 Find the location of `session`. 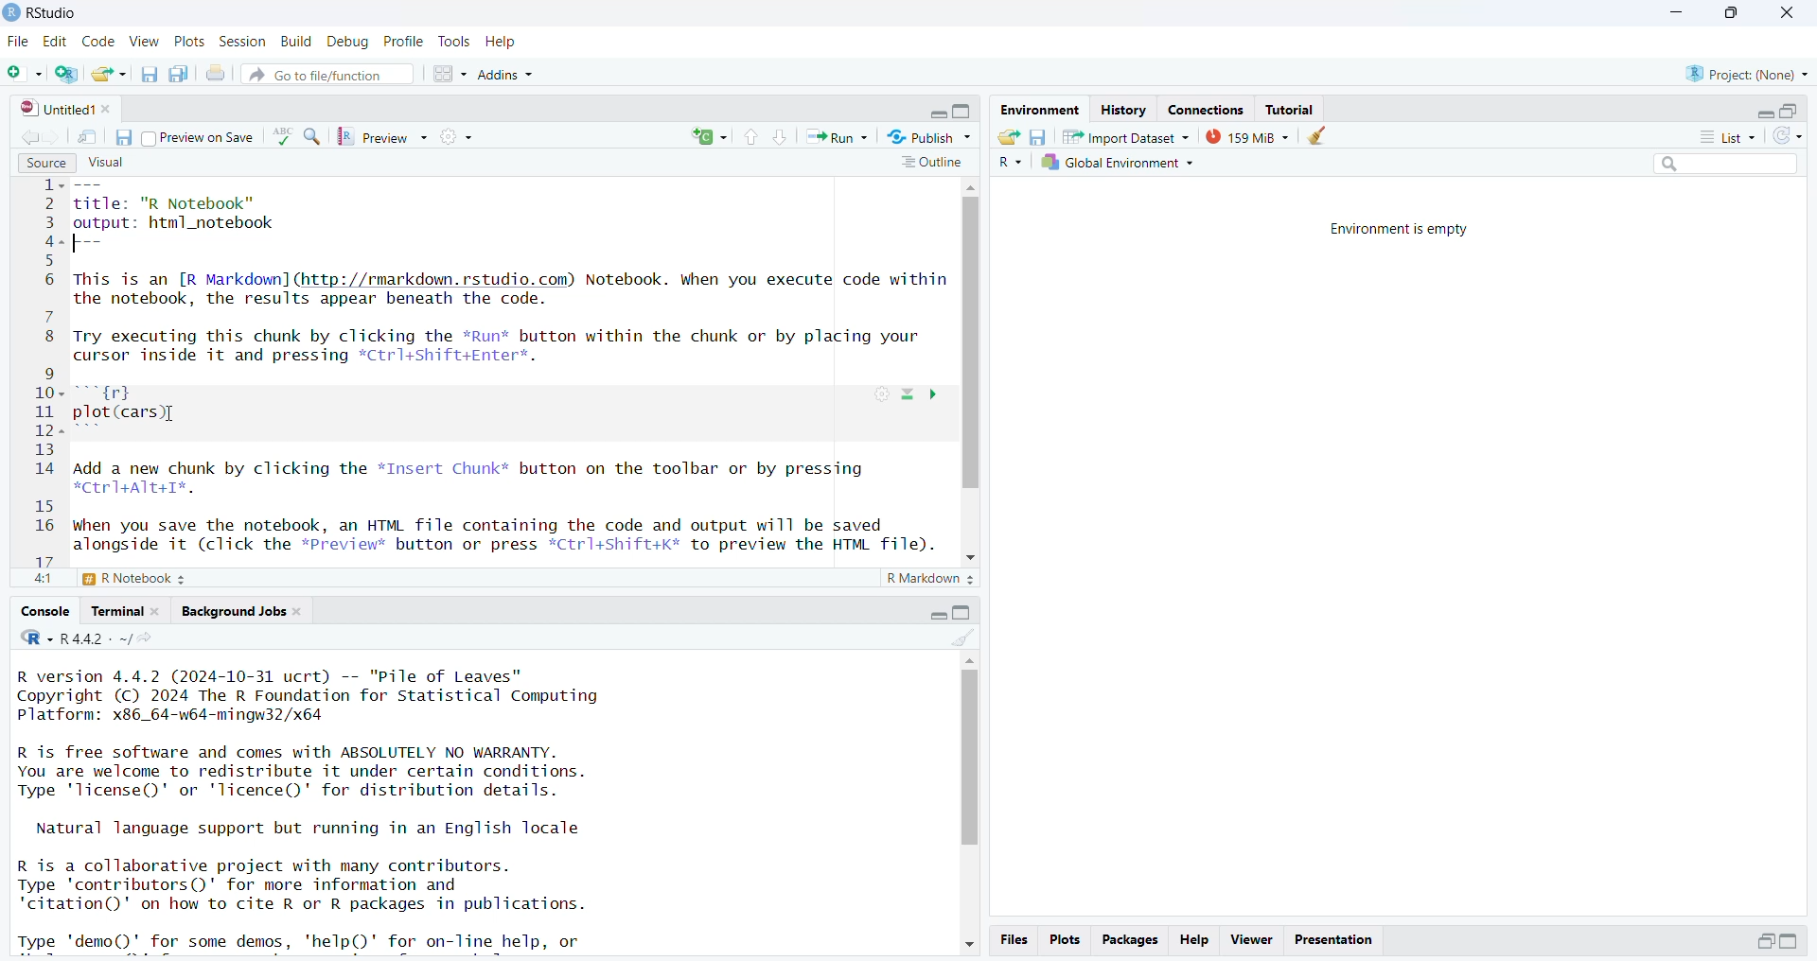

session is located at coordinates (243, 43).